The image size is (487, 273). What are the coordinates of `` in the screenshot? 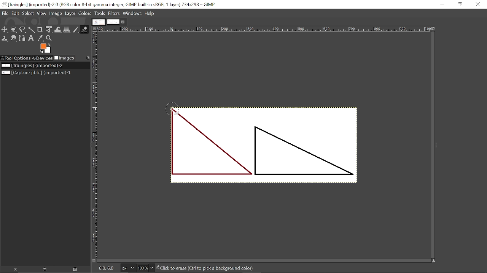 It's located at (99, 14).